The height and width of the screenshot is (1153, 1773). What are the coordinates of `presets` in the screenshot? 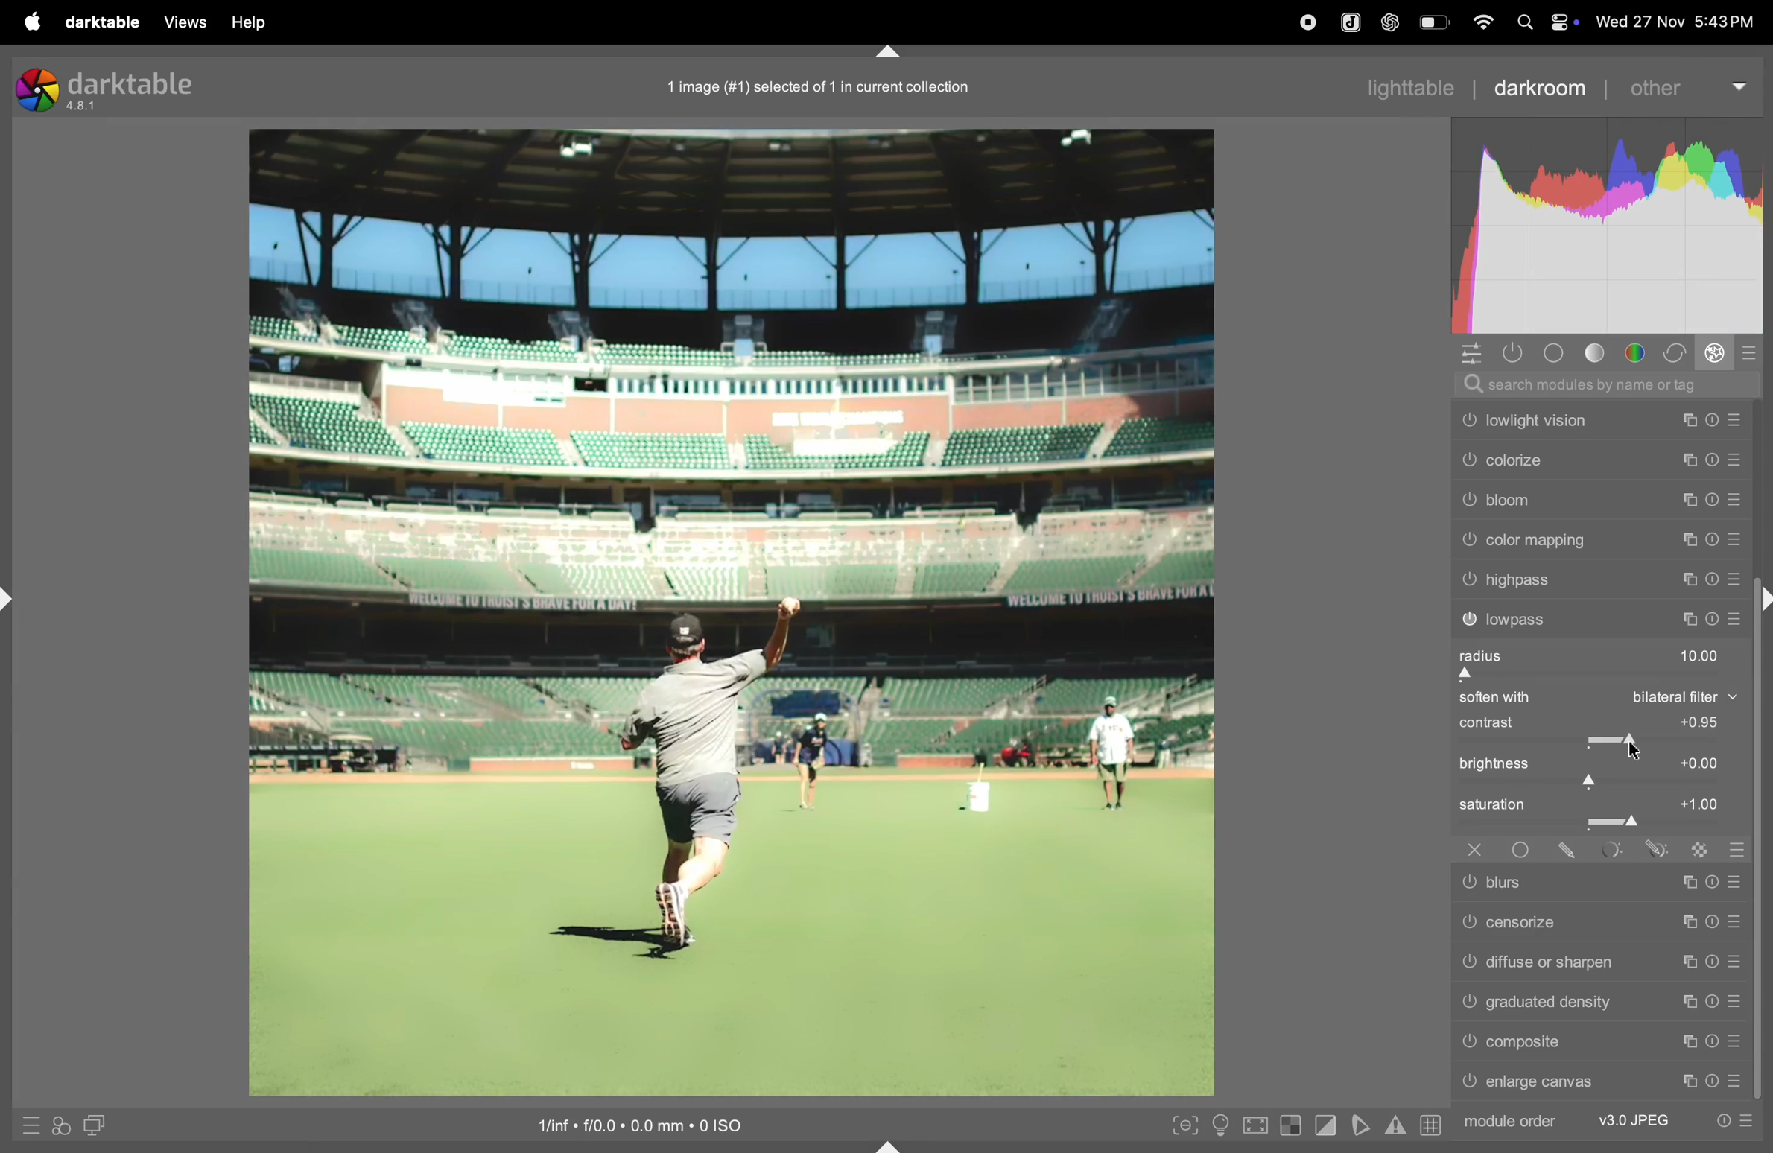 It's located at (1751, 352).